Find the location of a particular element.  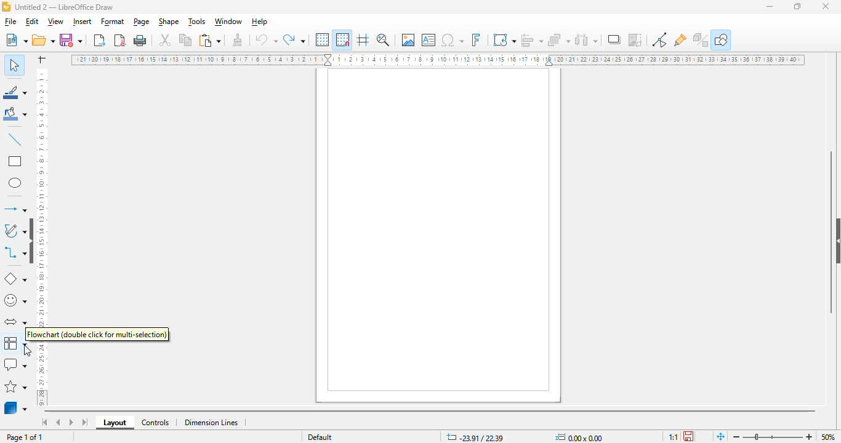

copy is located at coordinates (186, 40).